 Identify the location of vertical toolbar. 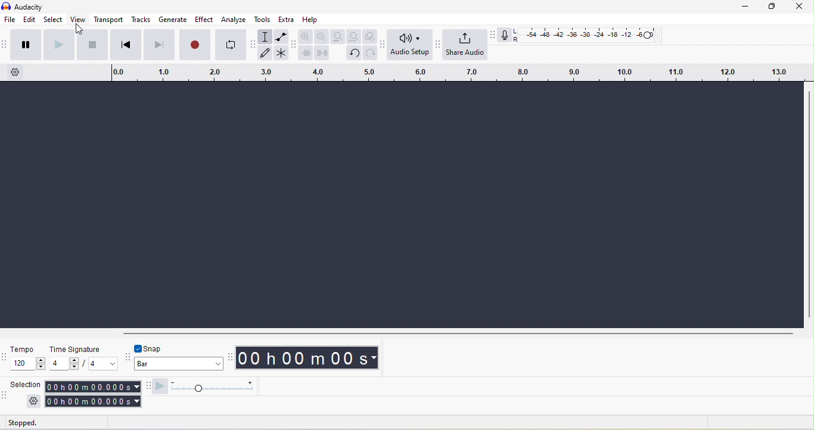
(809, 204).